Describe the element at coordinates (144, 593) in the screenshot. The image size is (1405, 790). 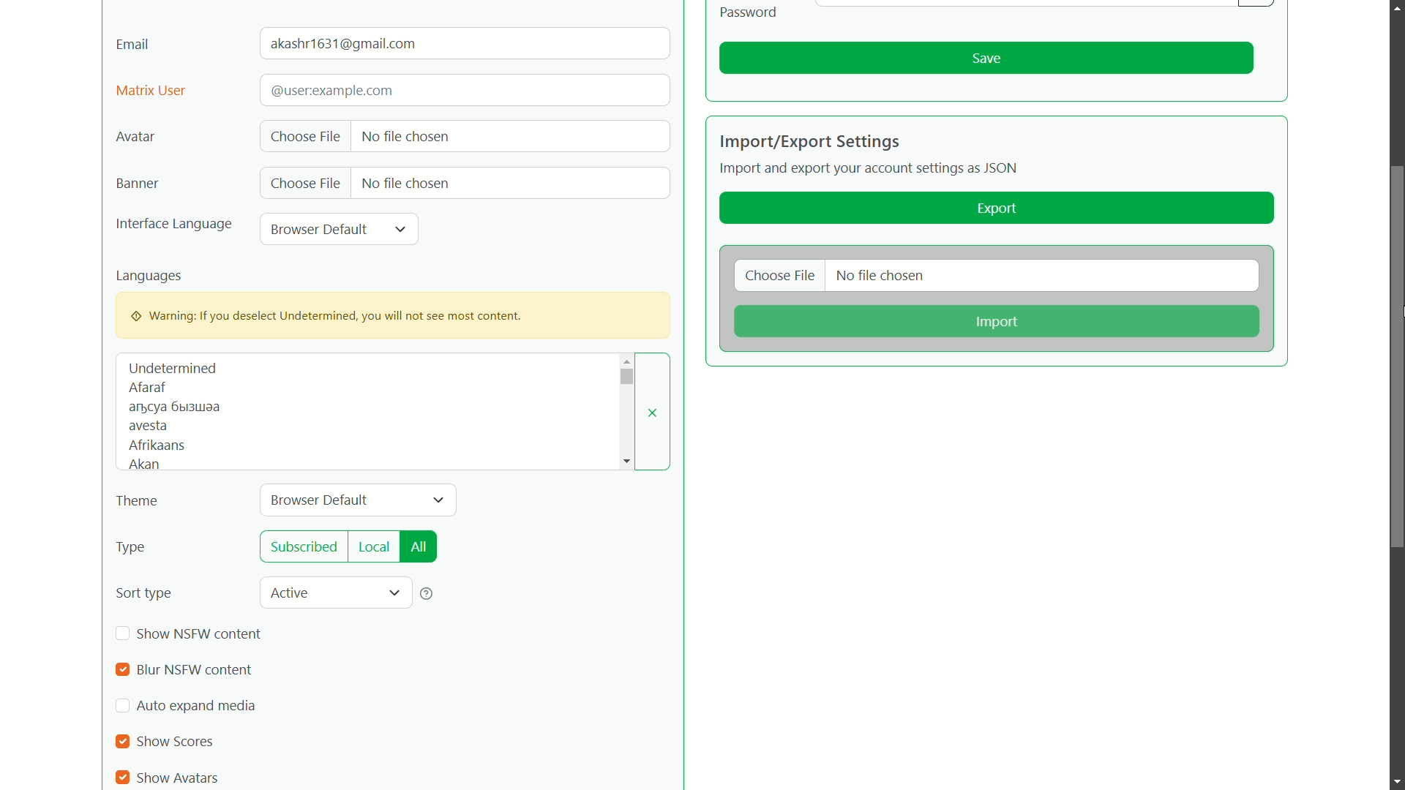
I see `sort type` at that location.